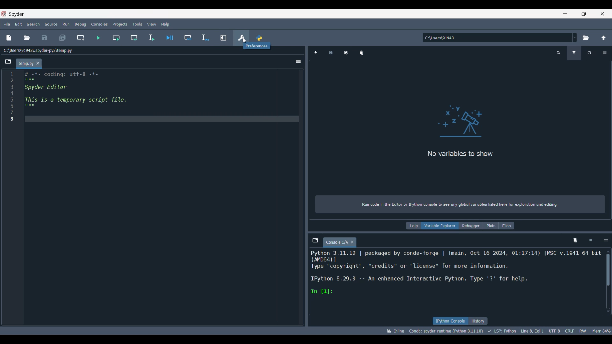  Describe the element at coordinates (574, 53) in the screenshot. I see `Filter variables` at that location.